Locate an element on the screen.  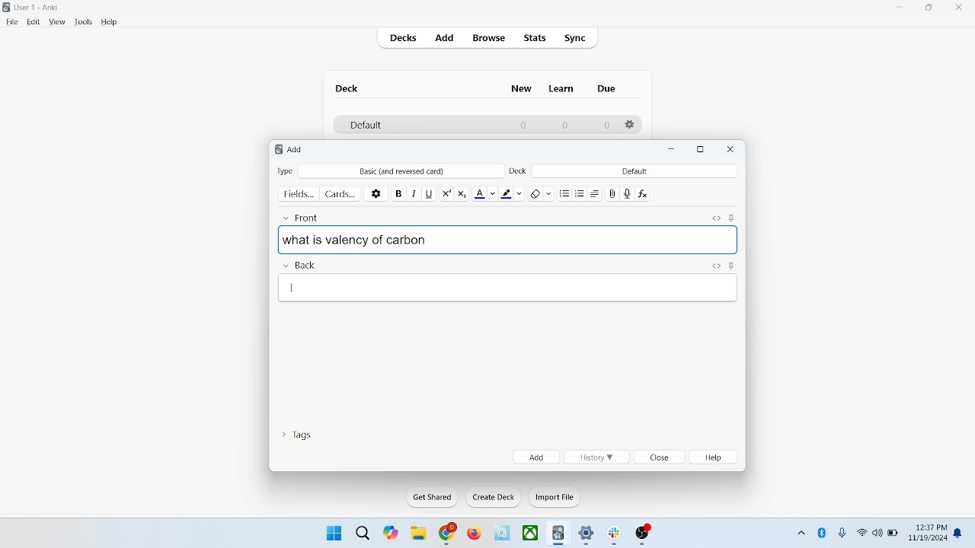
settings is located at coordinates (587, 536).